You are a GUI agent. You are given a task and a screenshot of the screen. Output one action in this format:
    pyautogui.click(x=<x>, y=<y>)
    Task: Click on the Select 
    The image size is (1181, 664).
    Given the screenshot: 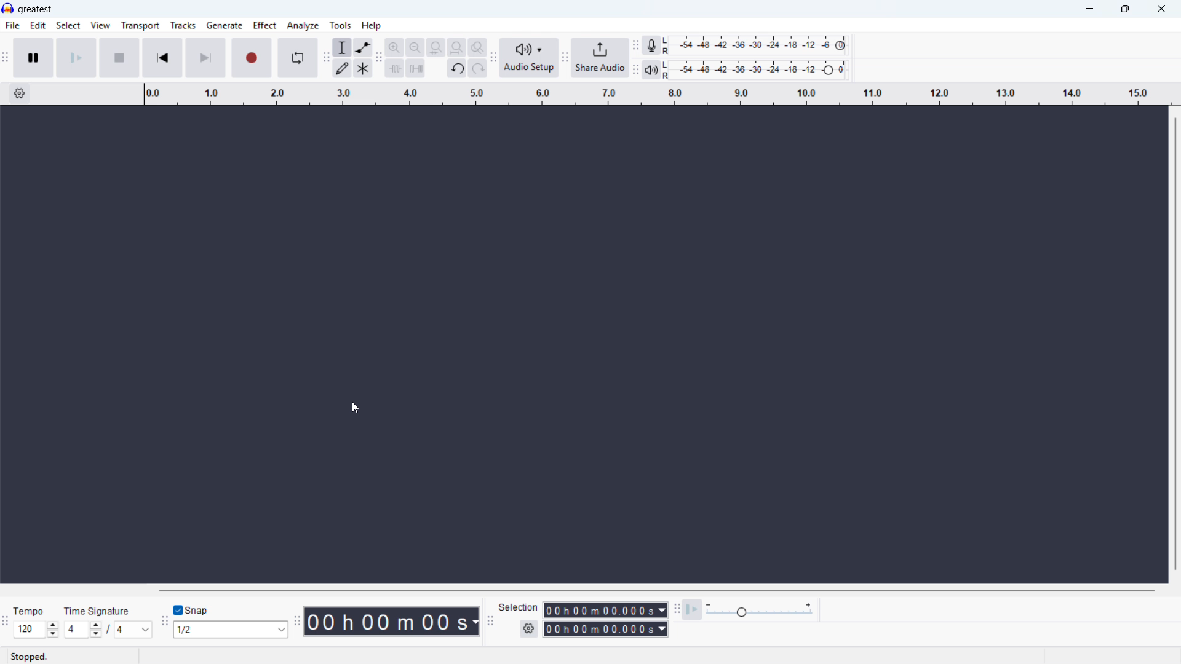 What is the action you would take?
    pyautogui.click(x=68, y=25)
    